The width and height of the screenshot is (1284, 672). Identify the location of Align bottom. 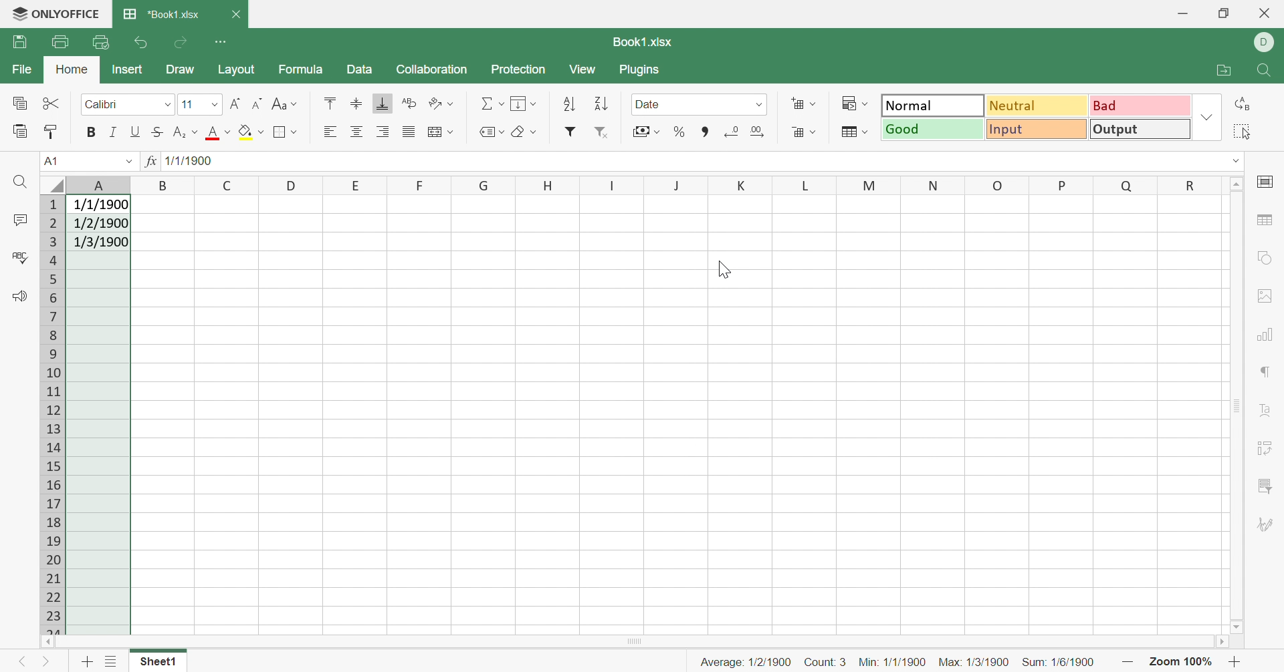
(382, 104).